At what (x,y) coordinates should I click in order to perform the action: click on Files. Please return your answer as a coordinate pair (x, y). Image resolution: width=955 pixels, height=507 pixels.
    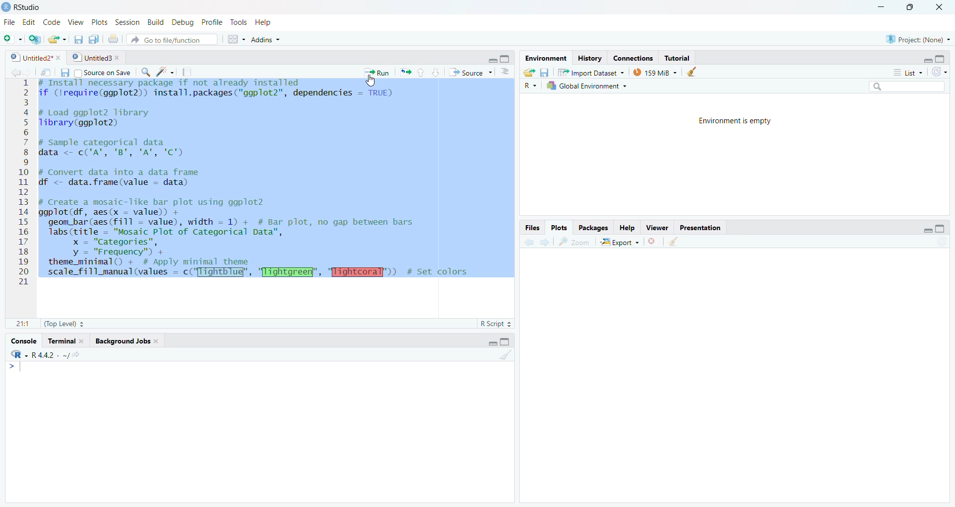
    Looking at the image, I should click on (532, 229).